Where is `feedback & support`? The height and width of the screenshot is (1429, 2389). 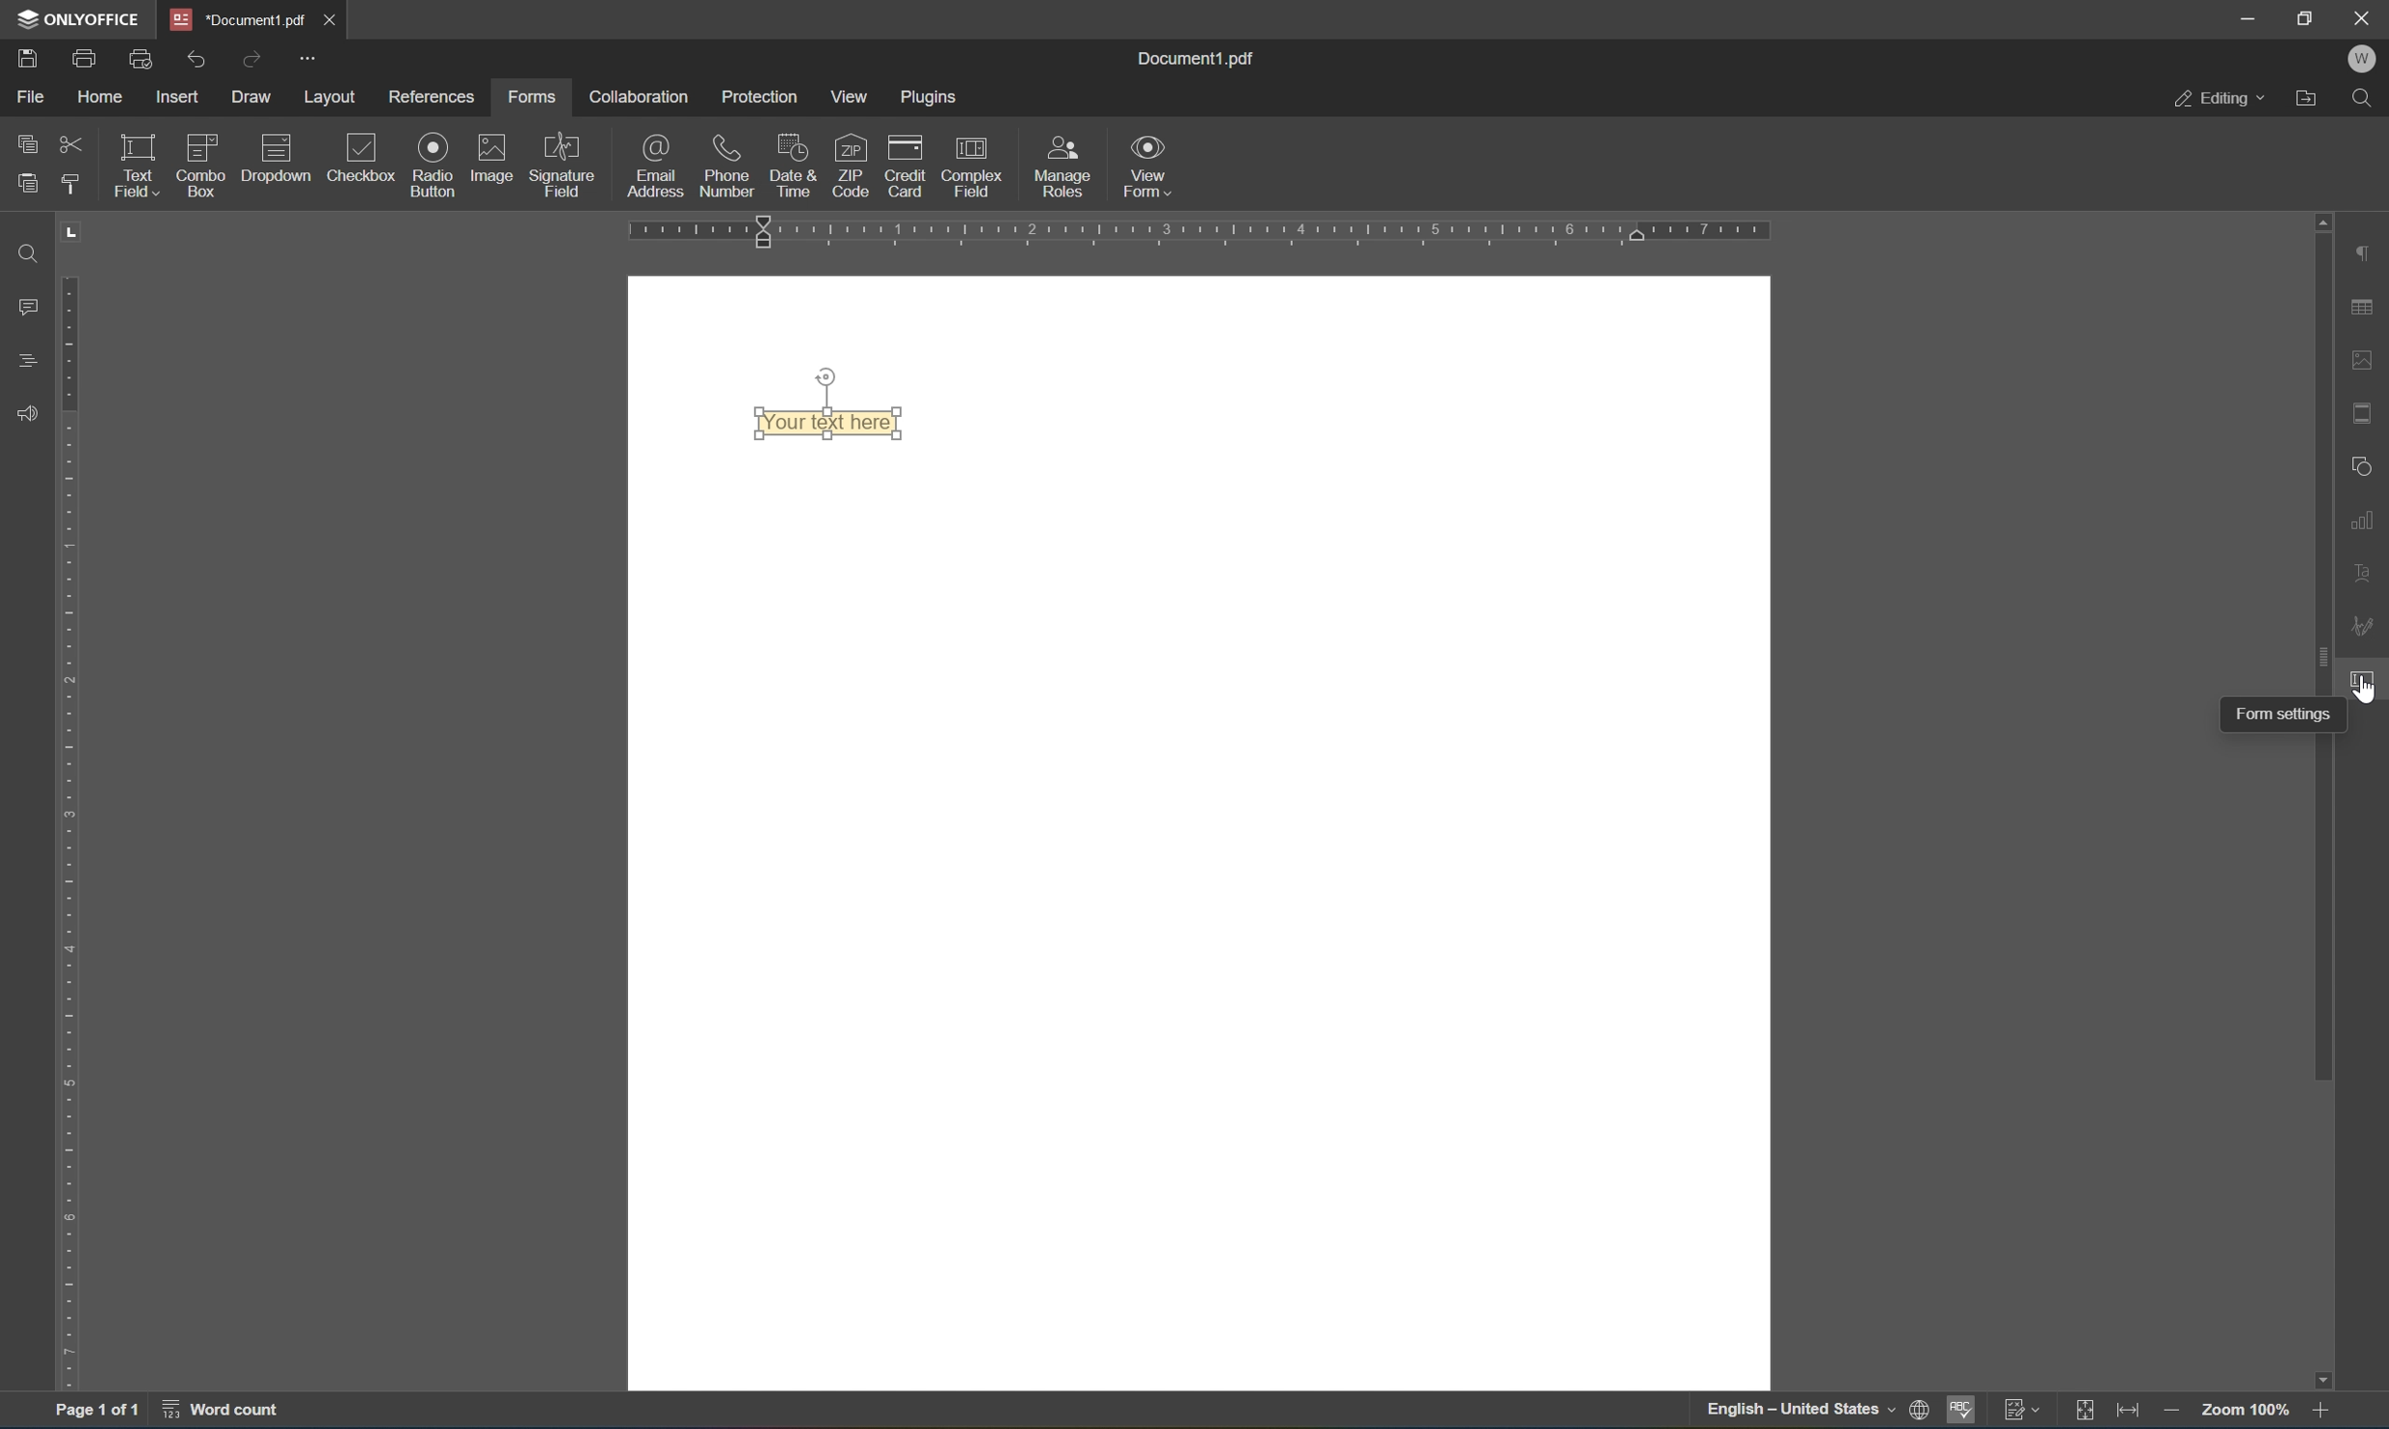 feedback & support is located at coordinates (32, 412).